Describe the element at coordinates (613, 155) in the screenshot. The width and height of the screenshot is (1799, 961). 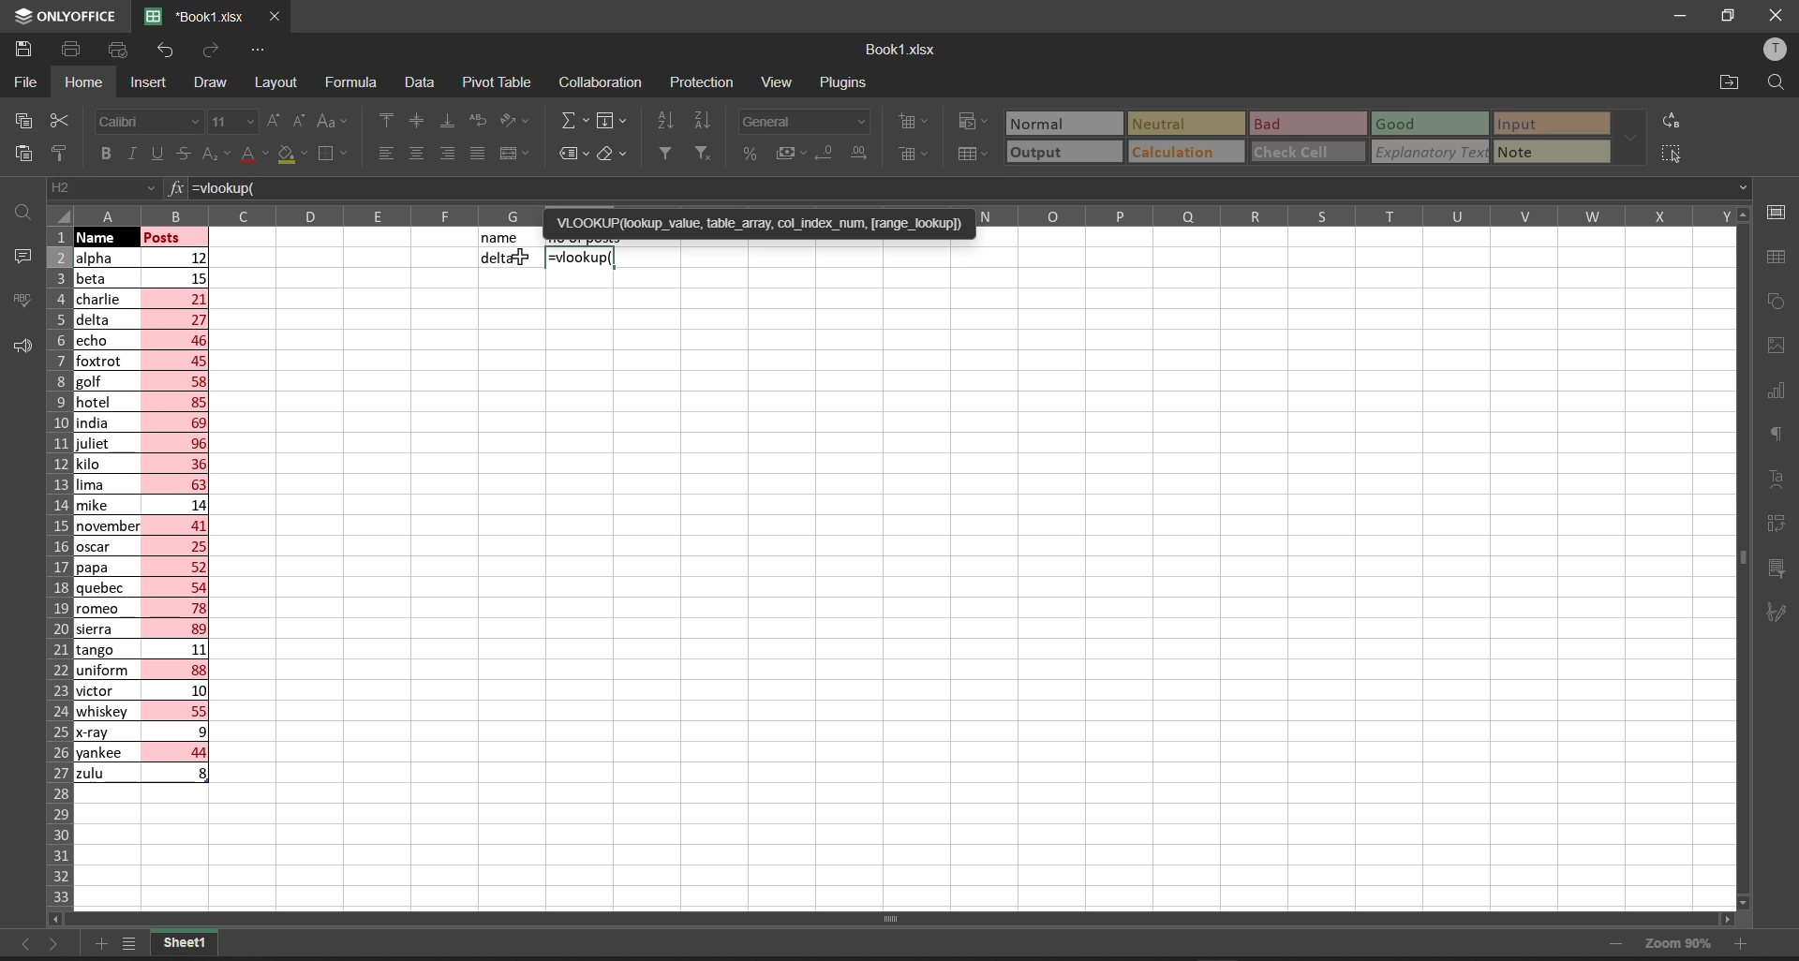
I see `clear` at that location.